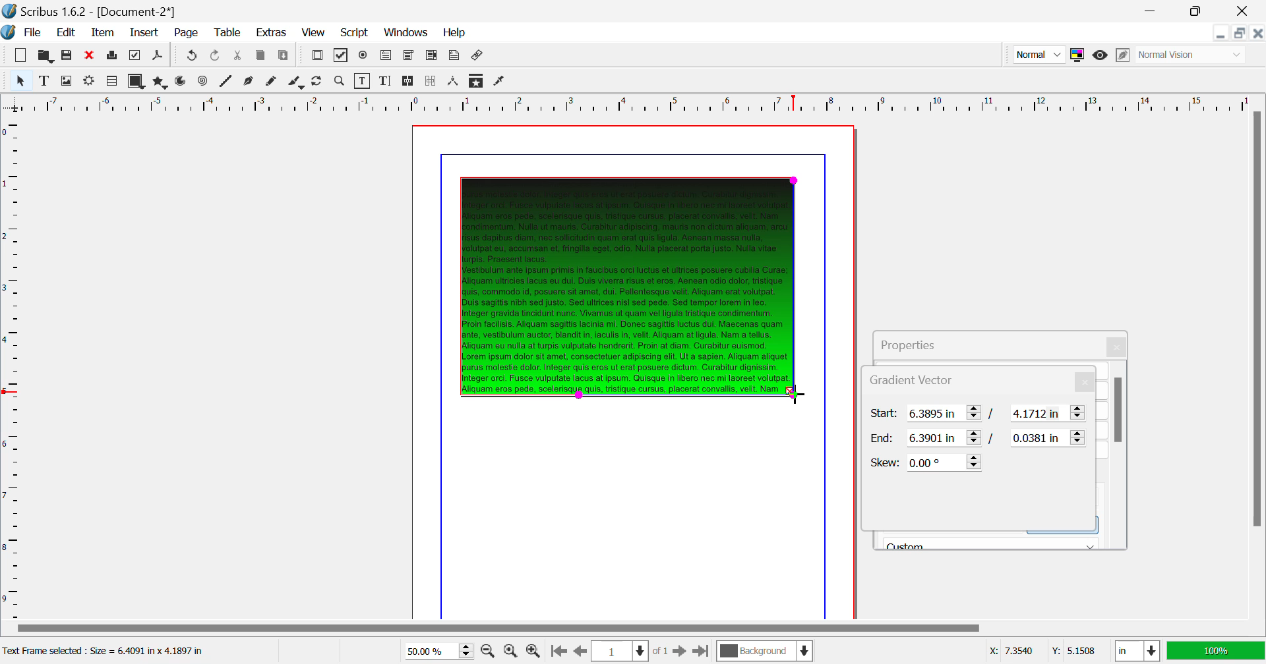  What do you see at coordinates (679, 650) in the screenshot?
I see `Next Page` at bounding box center [679, 650].